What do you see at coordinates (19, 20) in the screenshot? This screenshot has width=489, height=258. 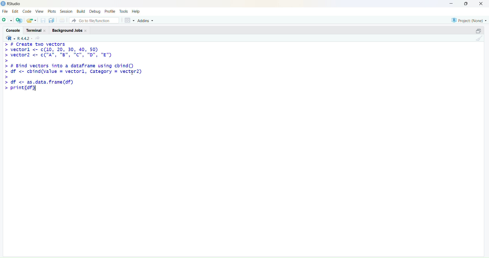 I see `Create project` at bounding box center [19, 20].